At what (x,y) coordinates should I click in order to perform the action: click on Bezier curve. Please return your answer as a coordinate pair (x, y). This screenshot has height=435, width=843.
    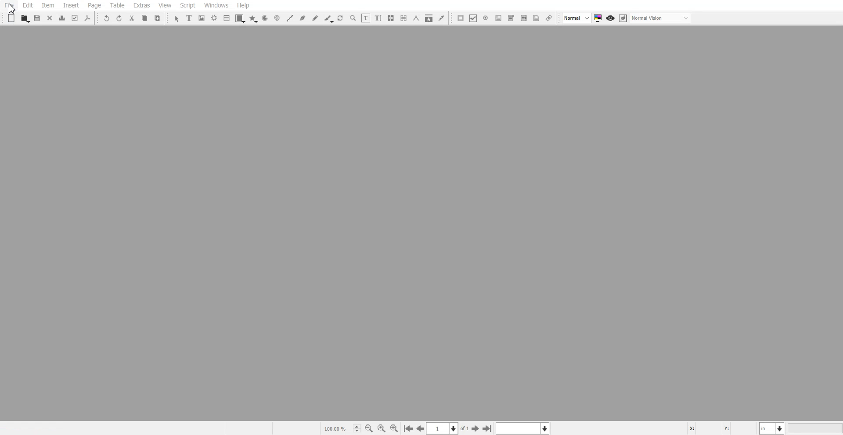
    Looking at the image, I should click on (303, 18).